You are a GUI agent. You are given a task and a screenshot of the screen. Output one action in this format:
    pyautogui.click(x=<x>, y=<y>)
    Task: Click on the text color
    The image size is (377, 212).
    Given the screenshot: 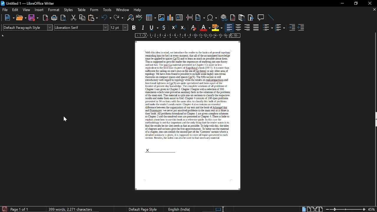 What is the action you would take?
    pyautogui.click(x=206, y=28)
    